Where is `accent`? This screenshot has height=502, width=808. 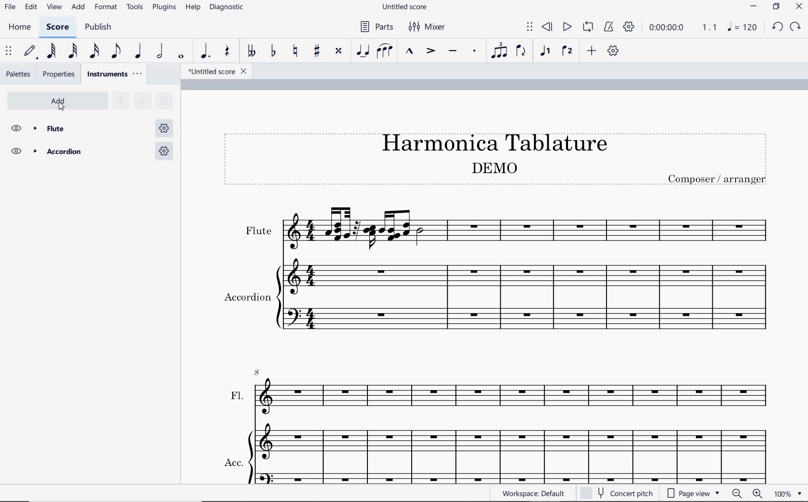
accent is located at coordinates (430, 51).